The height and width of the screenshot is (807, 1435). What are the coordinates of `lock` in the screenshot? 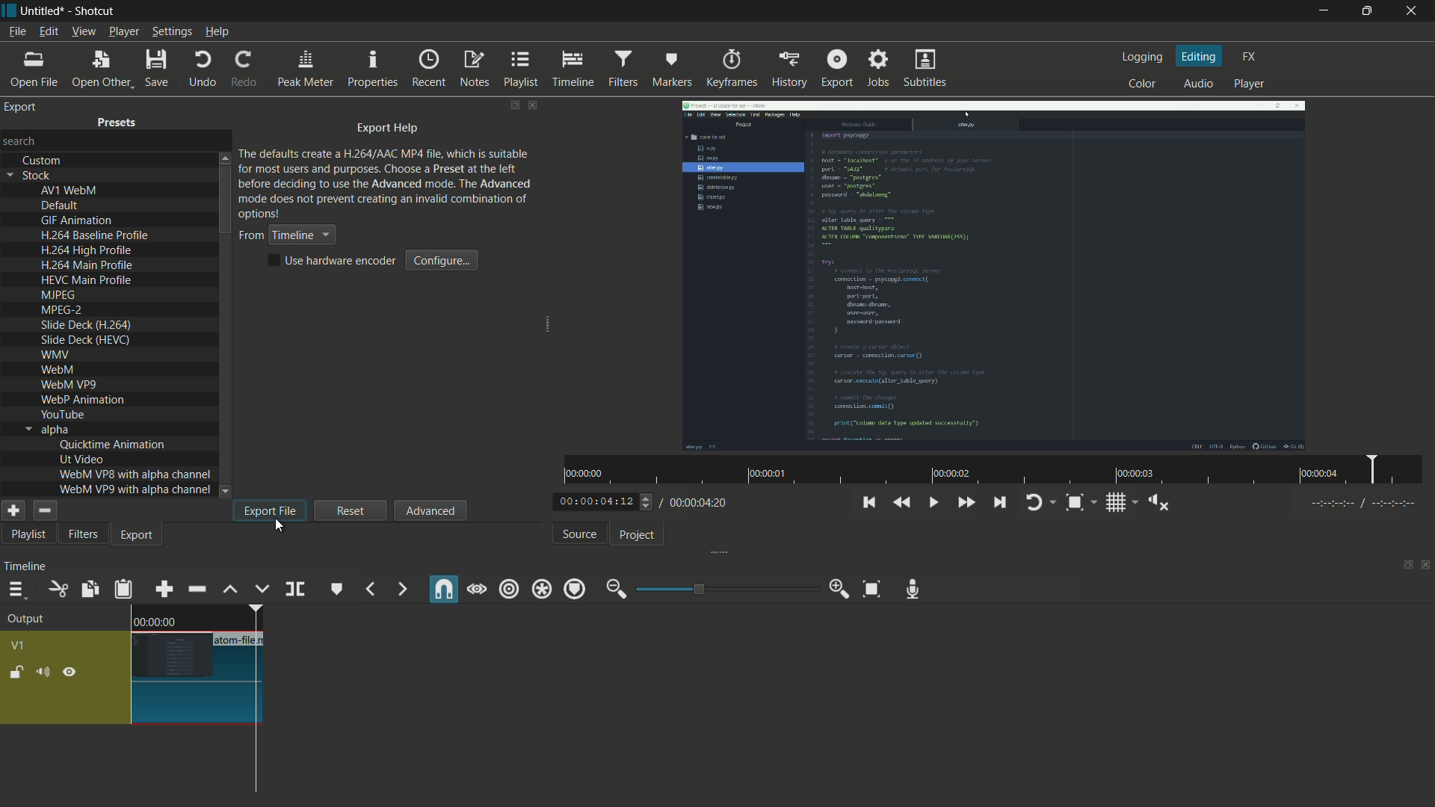 It's located at (16, 672).